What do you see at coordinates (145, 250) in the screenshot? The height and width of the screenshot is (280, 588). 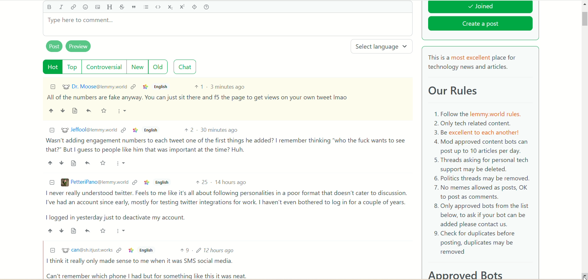 I see `‘English` at bounding box center [145, 250].